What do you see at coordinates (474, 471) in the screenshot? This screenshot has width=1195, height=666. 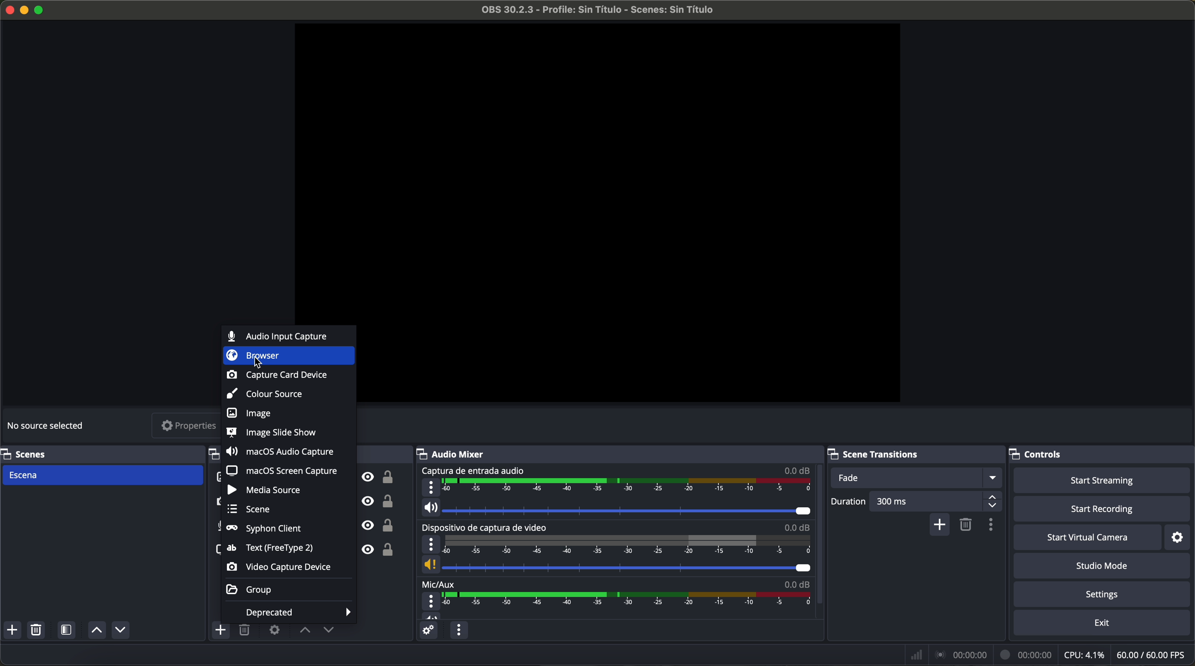 I see `audio input capture` at bounding box center [474, 471].